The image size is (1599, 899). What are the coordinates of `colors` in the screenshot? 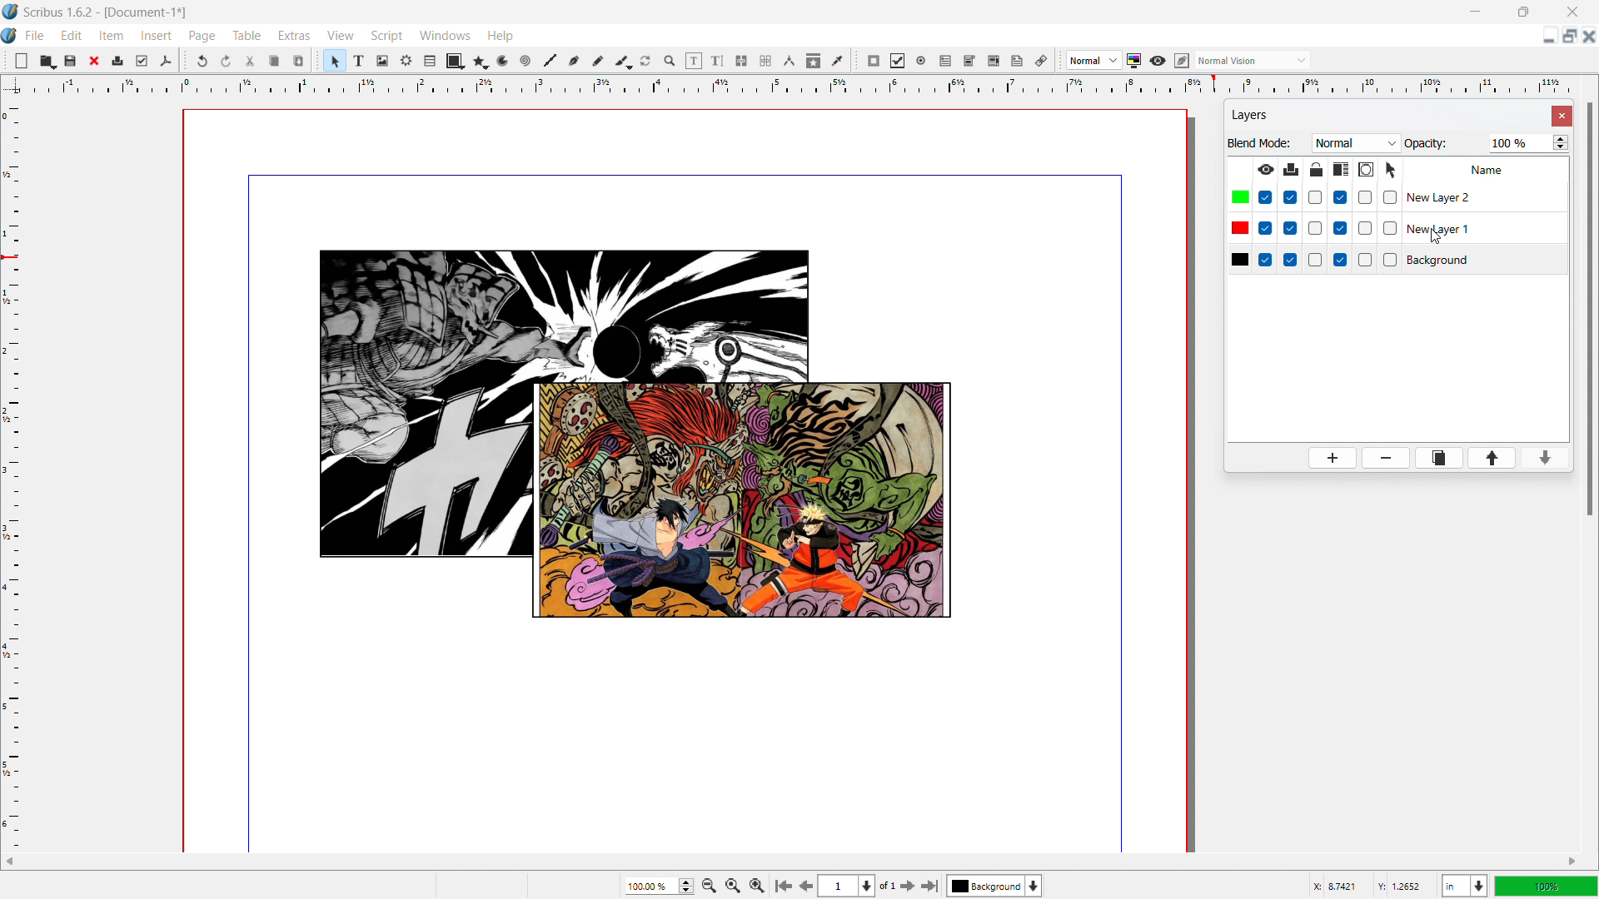 It's located at (1240, 227).